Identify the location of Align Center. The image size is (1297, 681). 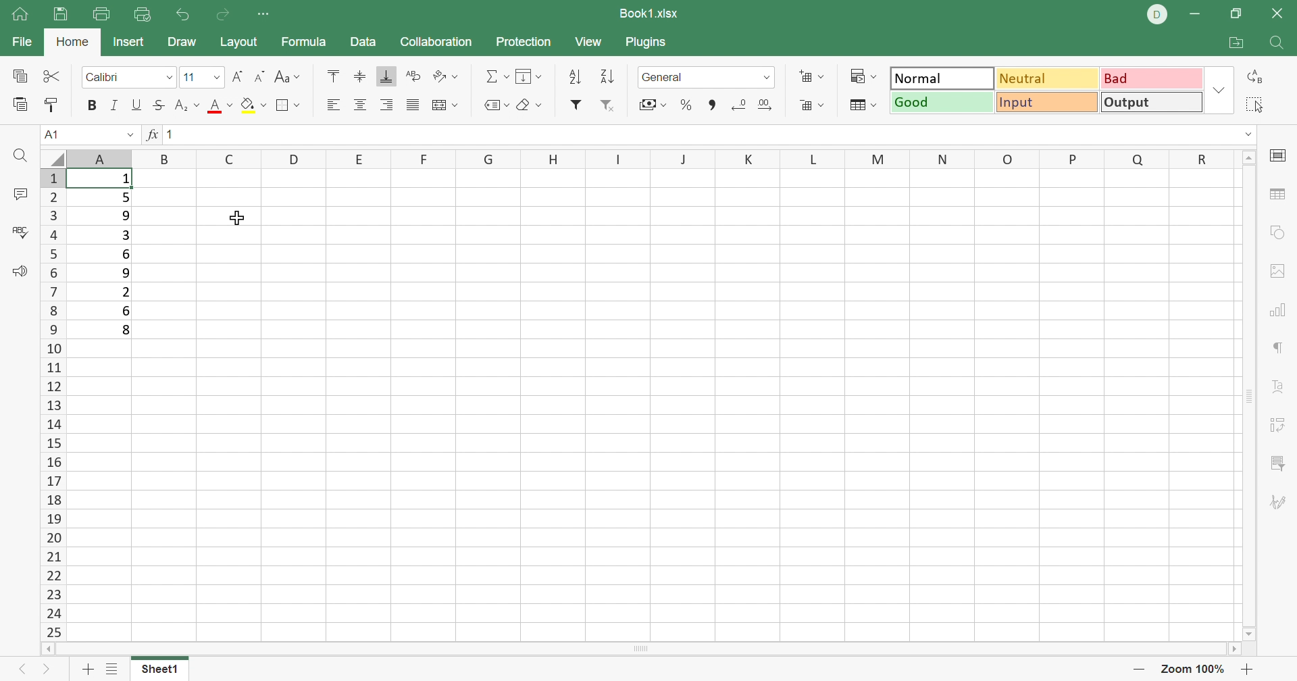
(361, 106).